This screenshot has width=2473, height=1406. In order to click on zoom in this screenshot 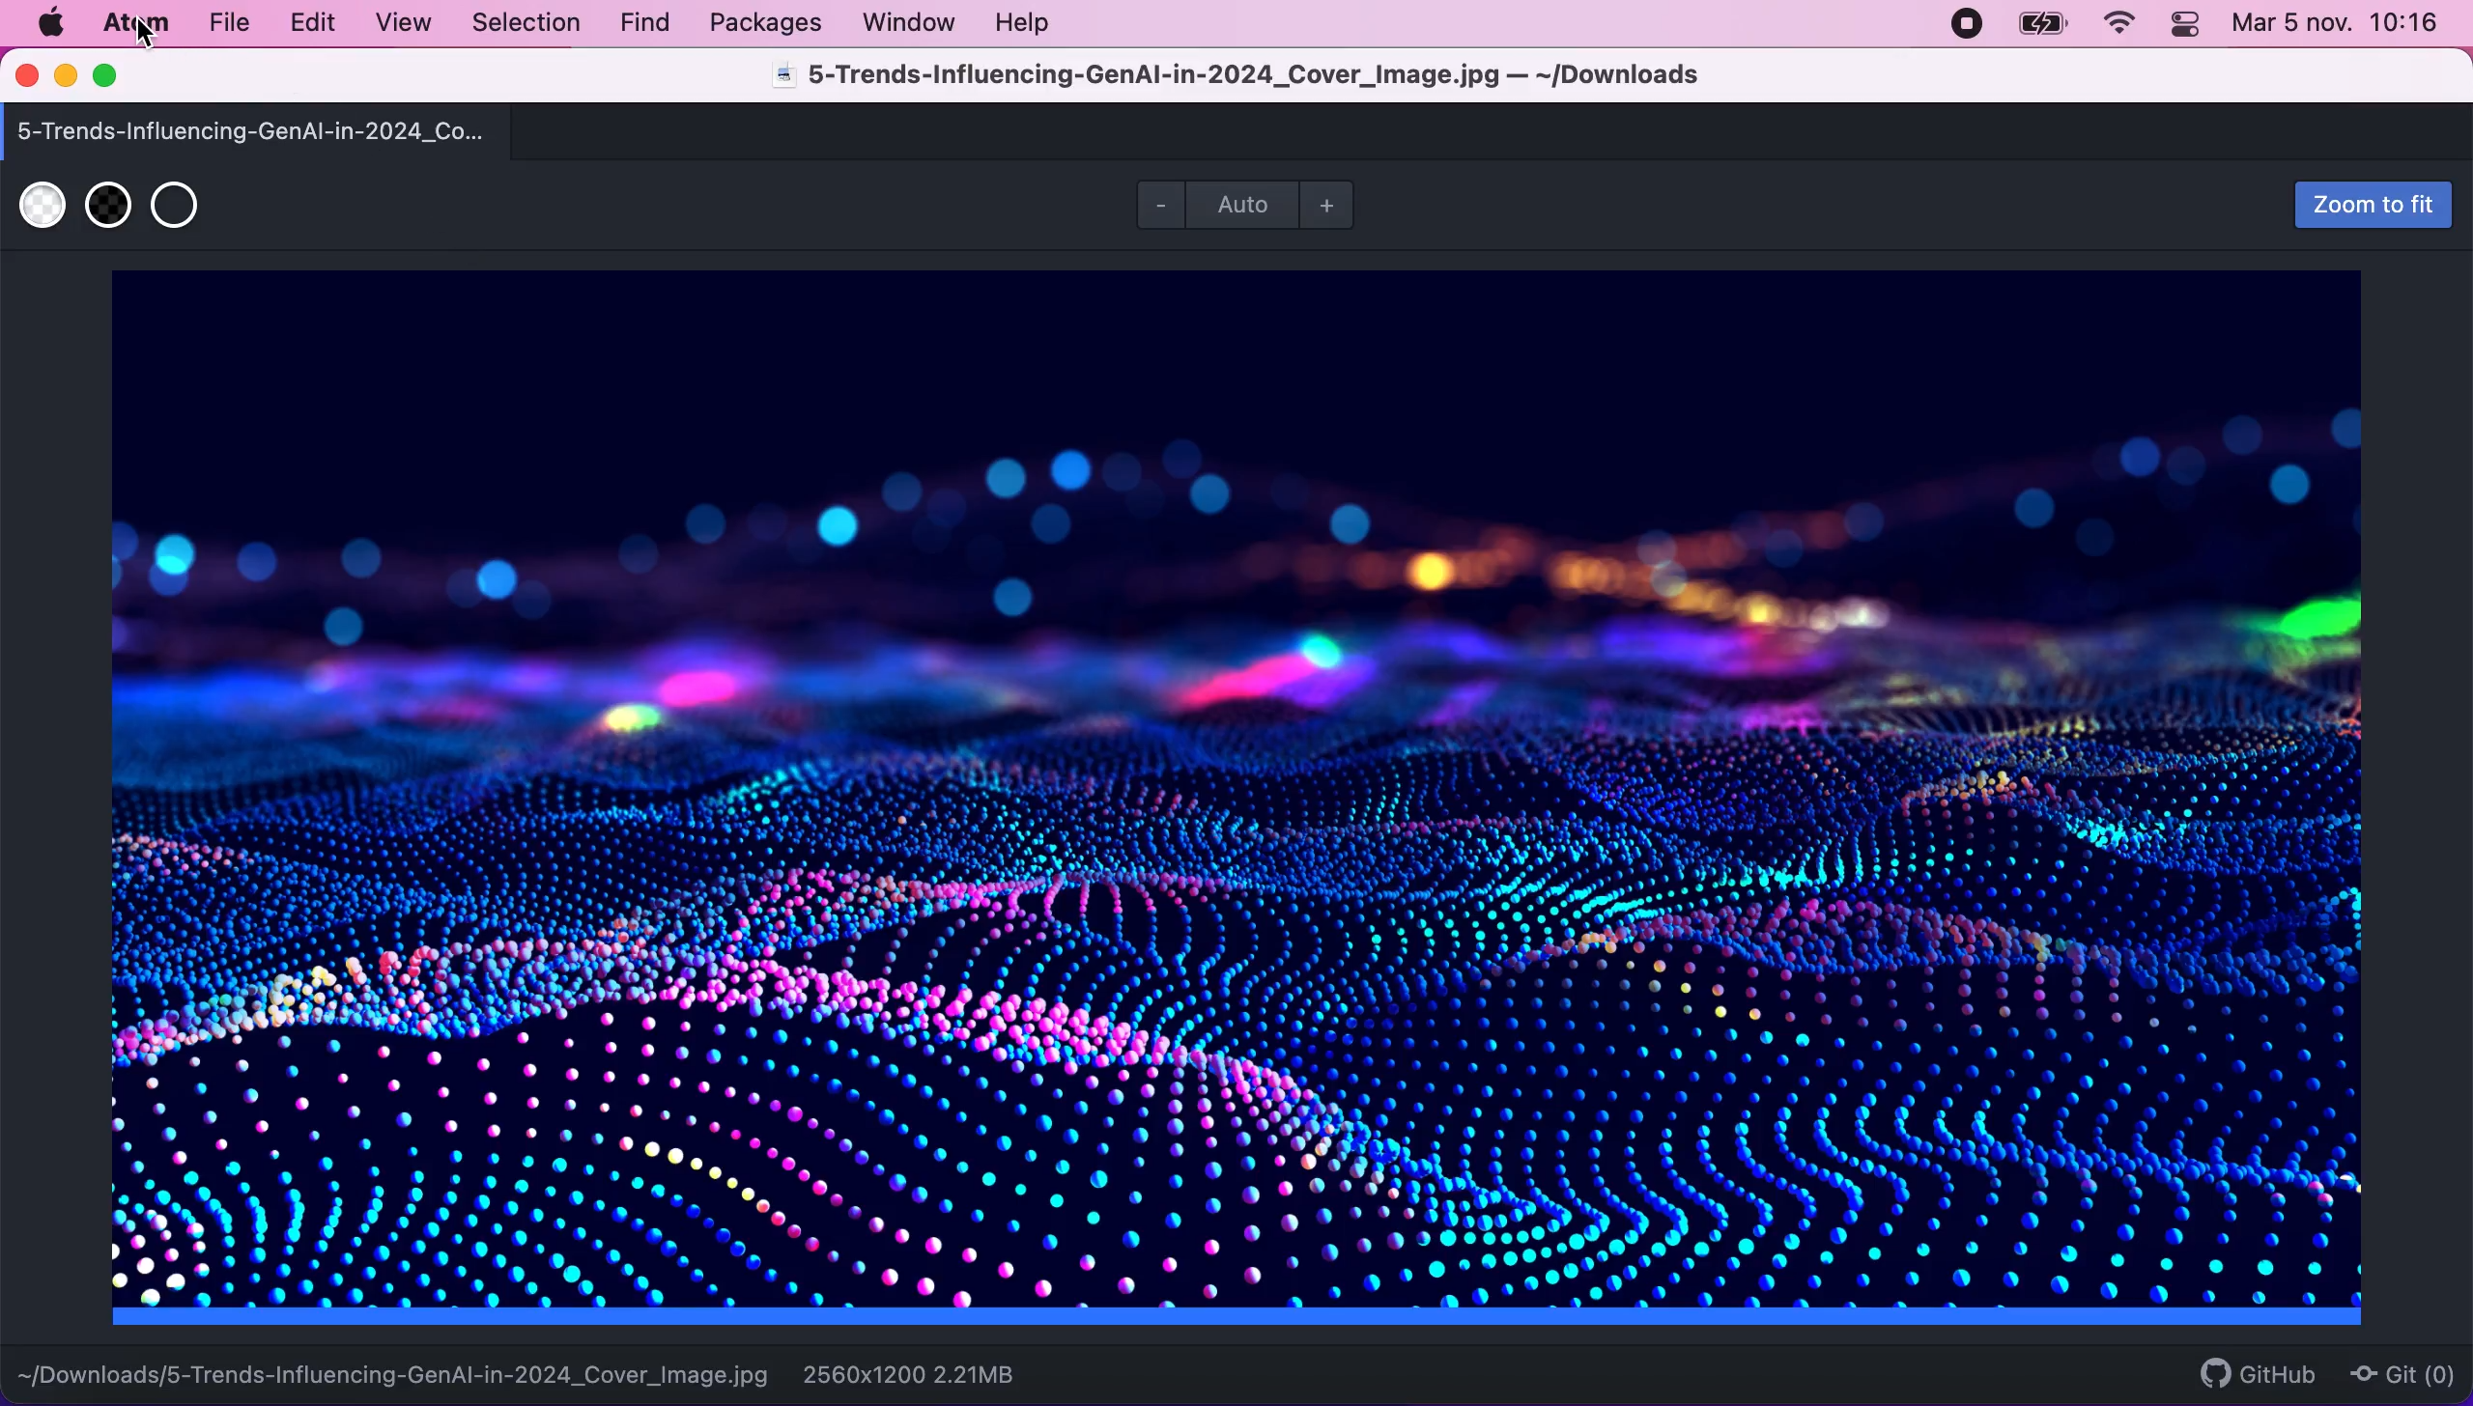, I will do `click(1255, 204)`.